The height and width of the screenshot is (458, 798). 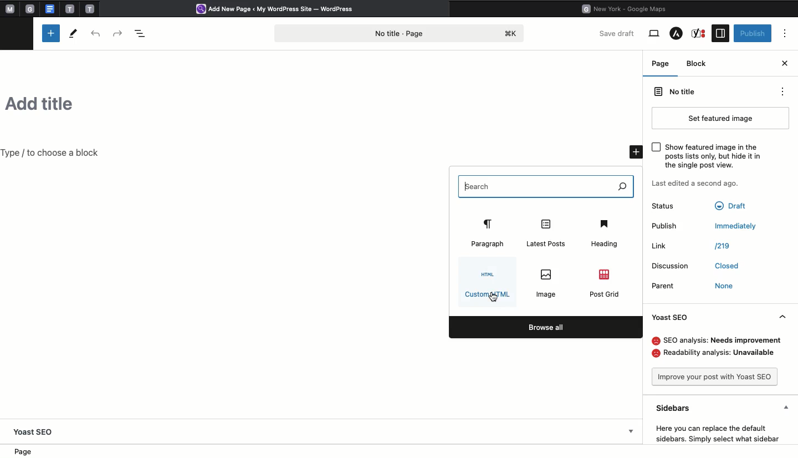 I want to click on yoast seo, so click(x=34, y=432).